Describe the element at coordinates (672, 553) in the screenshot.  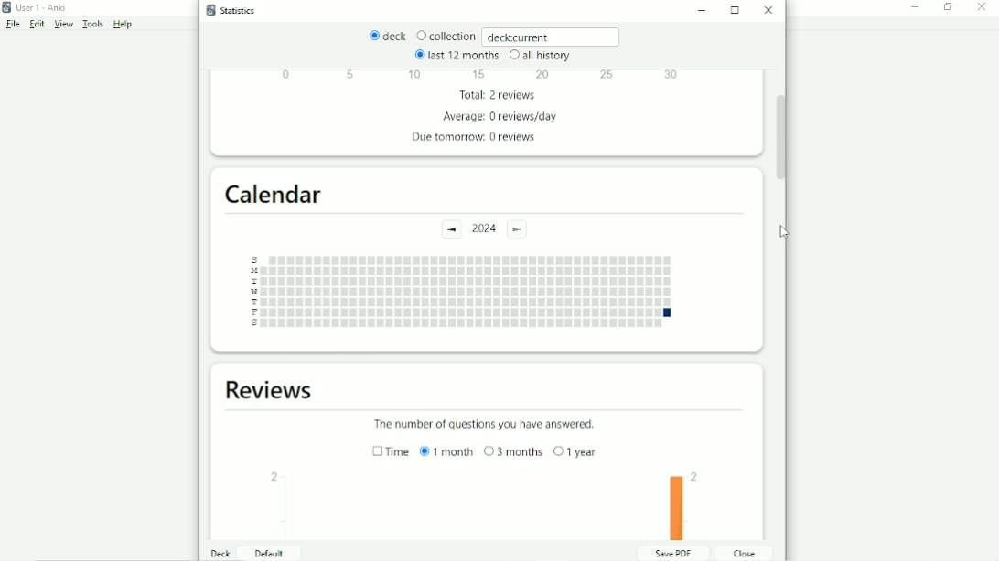
I see `Save PDF` at that location.